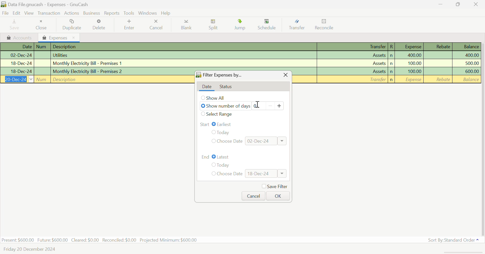 The image size is (485, 254). I want to click on Transfer, so click(353, 47).